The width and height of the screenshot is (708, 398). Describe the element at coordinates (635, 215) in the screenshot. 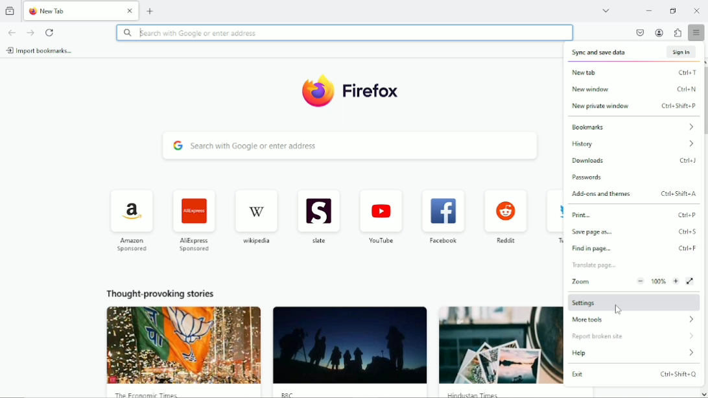

I see `Print...  Ctrl+P` at that location.